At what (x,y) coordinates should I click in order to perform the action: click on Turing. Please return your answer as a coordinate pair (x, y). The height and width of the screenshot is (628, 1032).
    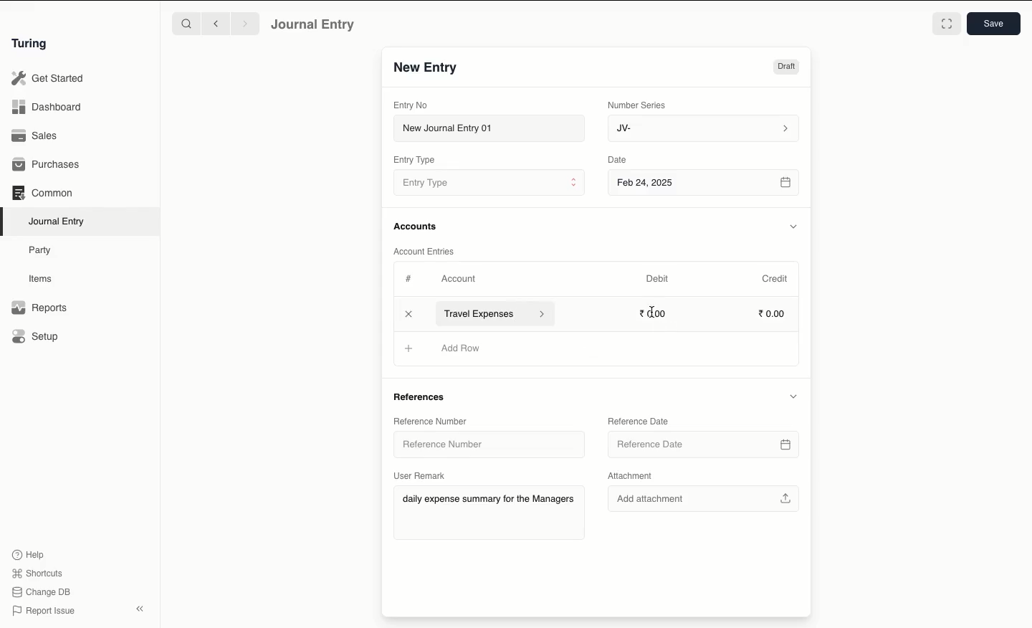
    Looking at the image, I should click on (32, 44).